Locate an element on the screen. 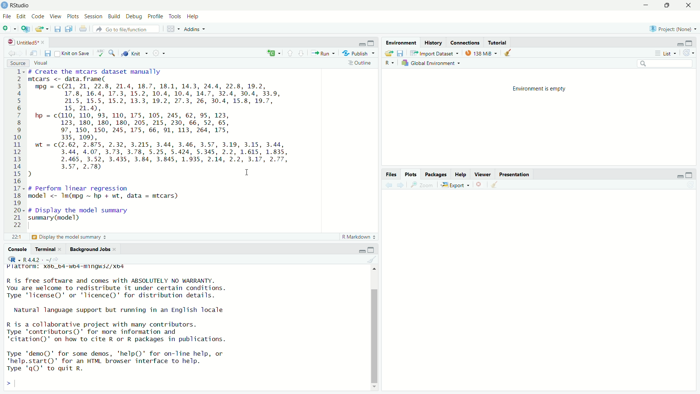 The height and width of the screenshot is (394, 700). scroll bar is located at coordinates (375, 336).